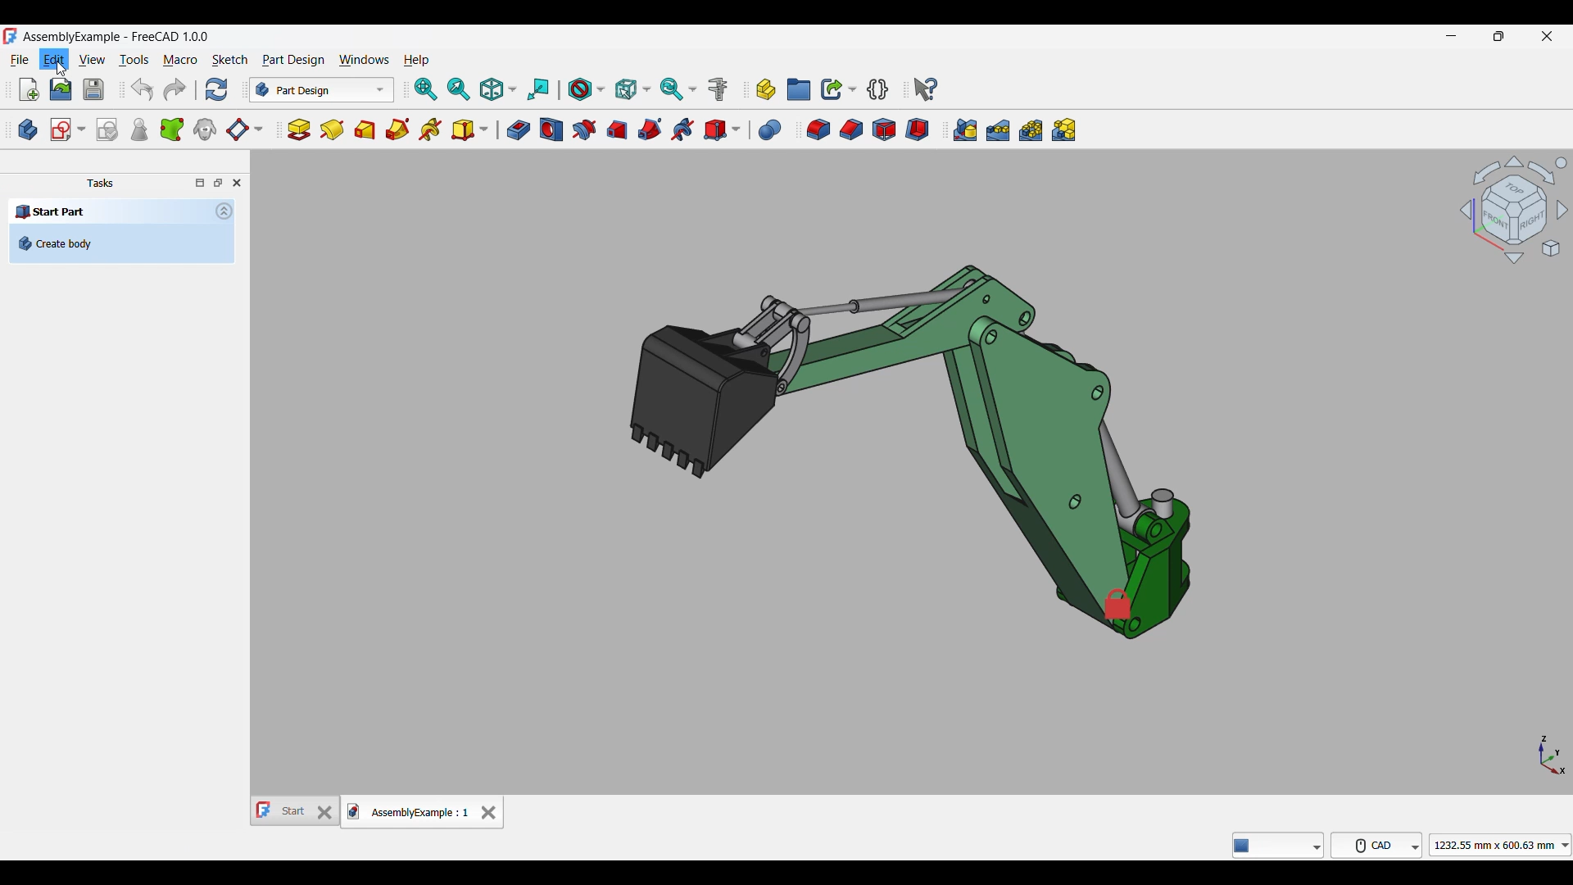  I want to click on File menu, so click(20, 60).